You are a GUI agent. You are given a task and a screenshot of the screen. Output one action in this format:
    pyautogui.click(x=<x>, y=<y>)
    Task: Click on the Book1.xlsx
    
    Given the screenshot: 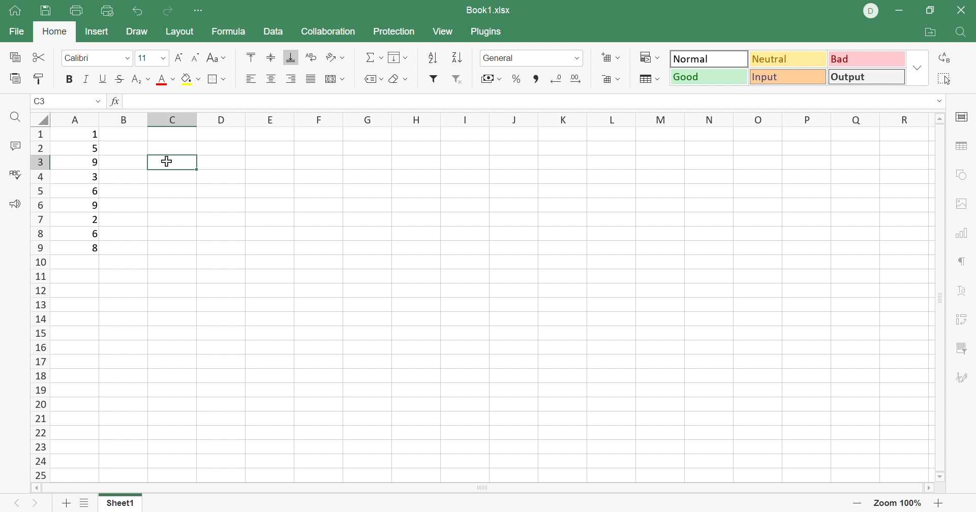 What is the action you would take?
    pyautogui.click(x=490, y=10)
    